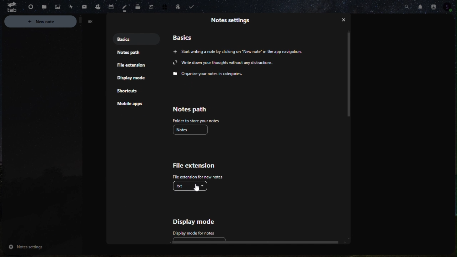 Image resolution: width=457 pixels, height=257 pixels. What do you see at coordinates (97, 6) in the screenshot?
I see `Contacts` at bounding box center [97, 6].